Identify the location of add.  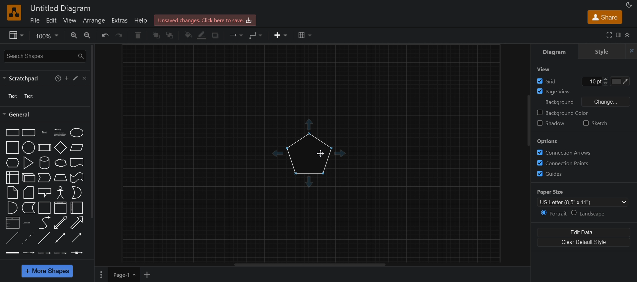
(67, 78).